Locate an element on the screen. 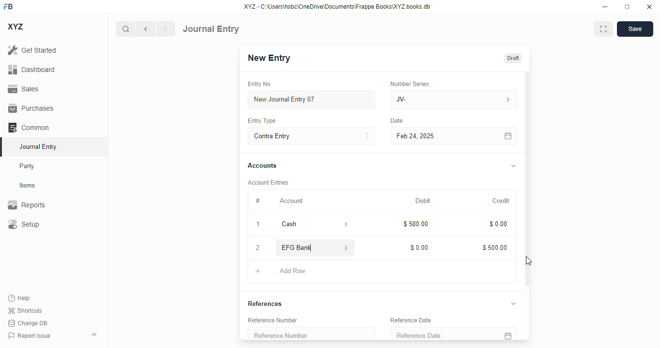 This screenshot has height=348, width=660. sales is located at coordinates (23, 89).